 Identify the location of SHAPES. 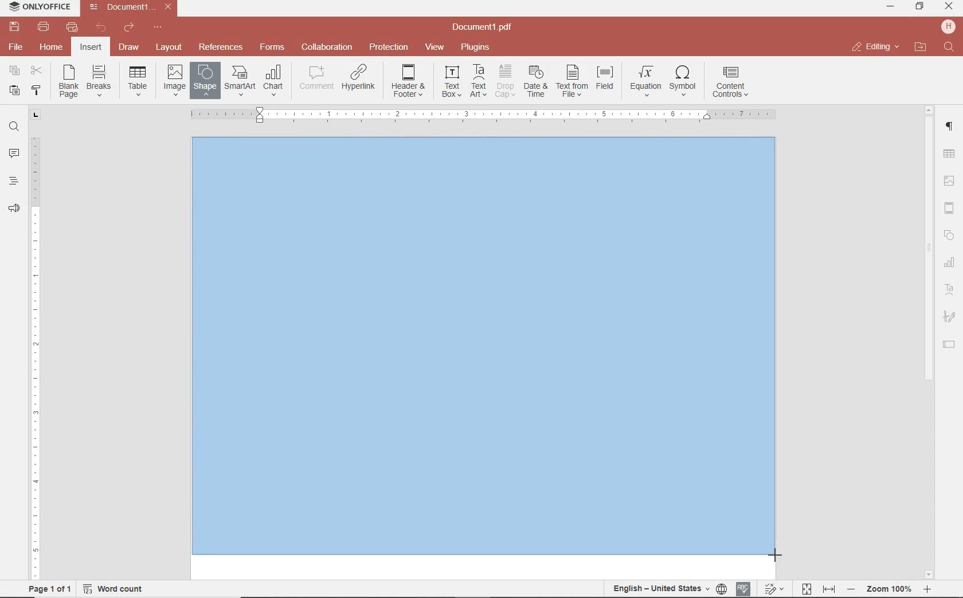
(950, 237).